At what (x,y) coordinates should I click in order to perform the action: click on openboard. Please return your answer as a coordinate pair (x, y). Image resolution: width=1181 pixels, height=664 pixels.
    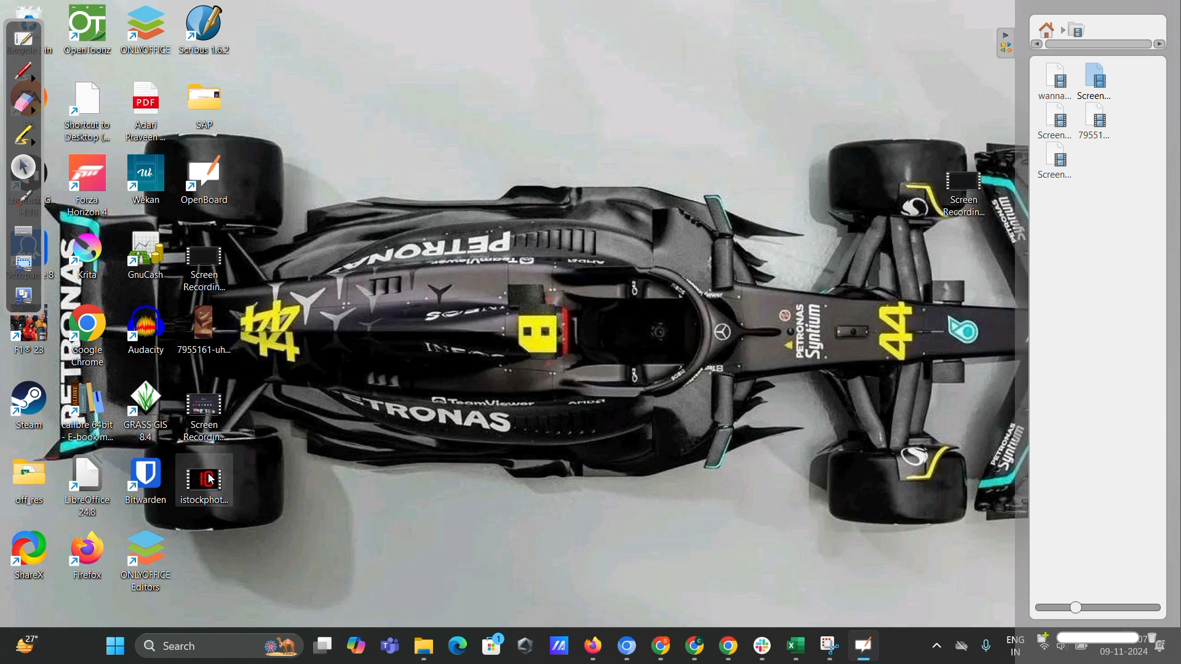
    Looking at the image, I should click on (867, 646).